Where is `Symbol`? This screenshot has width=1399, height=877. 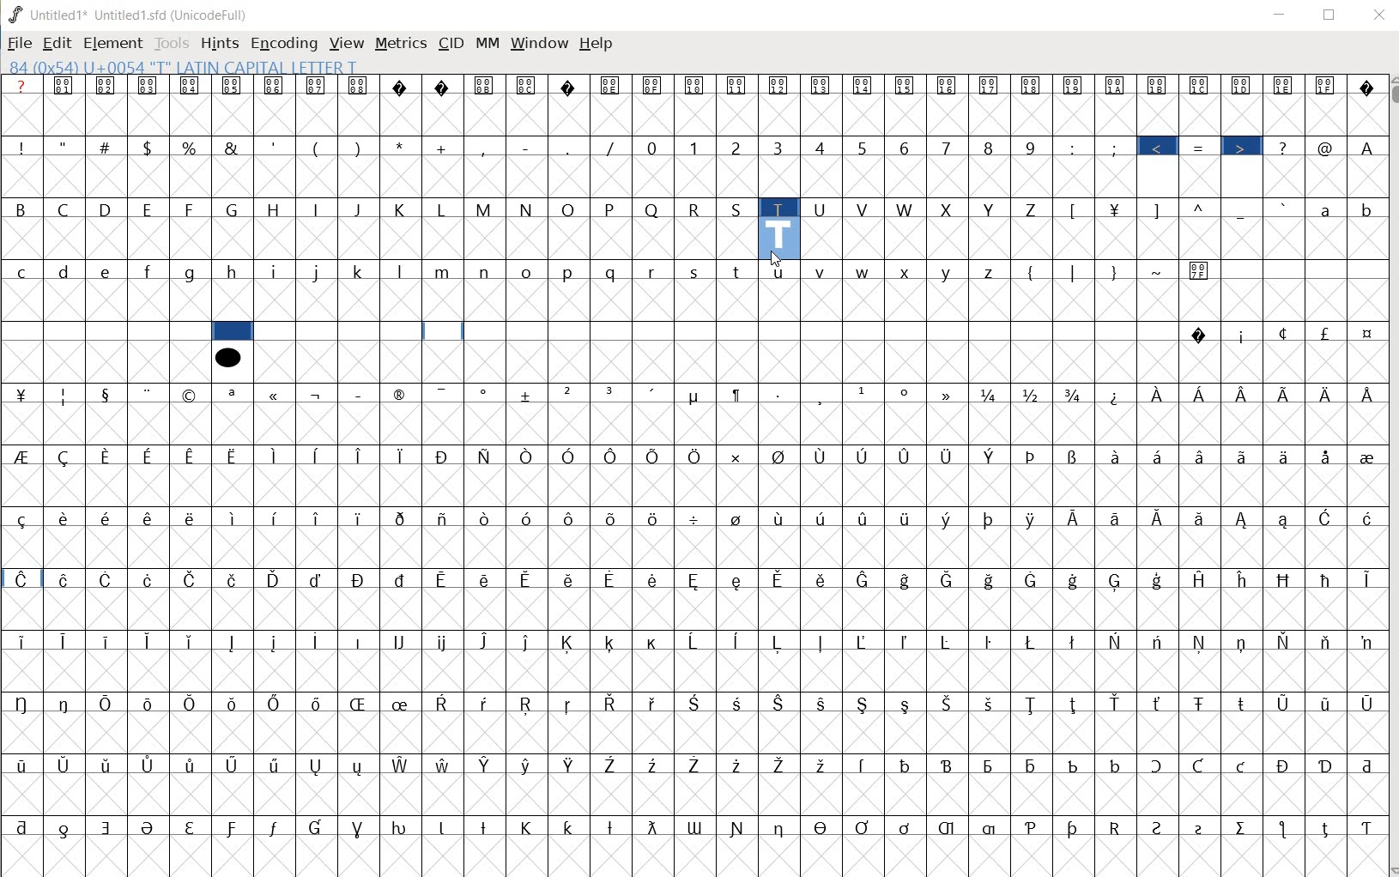
Symbol is located at coordinates (275, 702).